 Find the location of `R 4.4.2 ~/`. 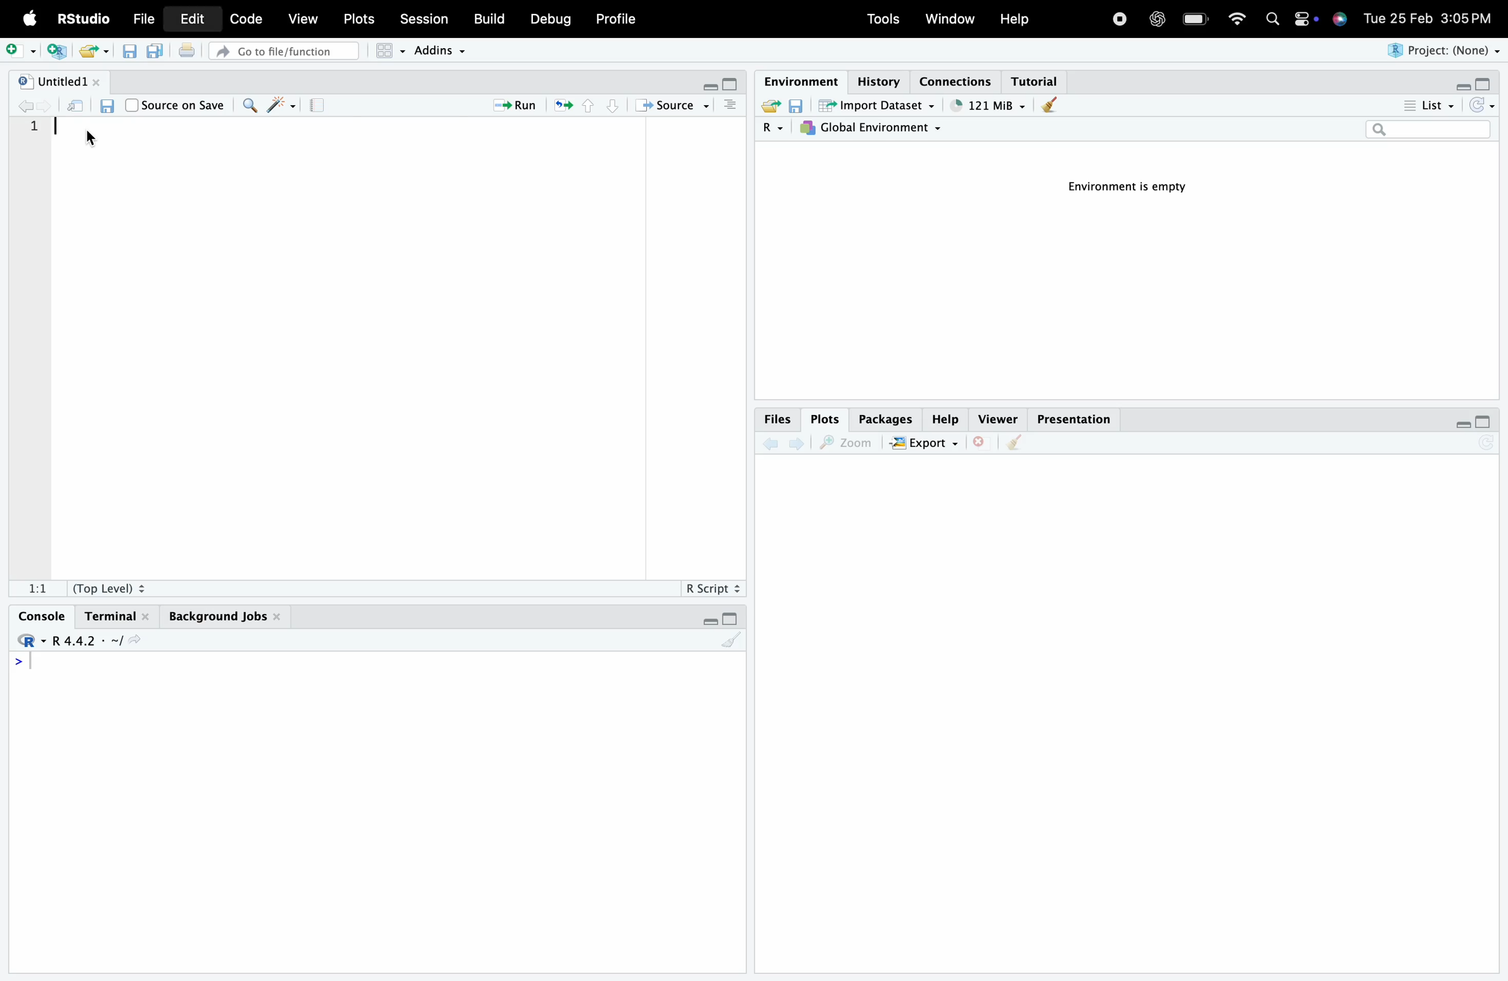

R 4.4.2 ~/ is located at coordinates (89, 639).